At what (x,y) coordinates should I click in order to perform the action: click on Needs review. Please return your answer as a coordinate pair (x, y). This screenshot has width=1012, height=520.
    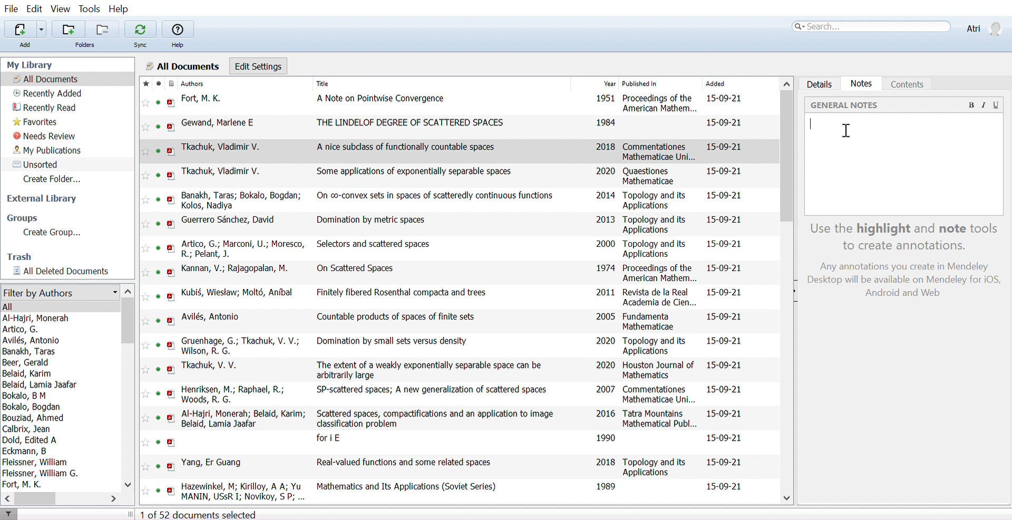
    Looking at the image, I should click on (45, 136).